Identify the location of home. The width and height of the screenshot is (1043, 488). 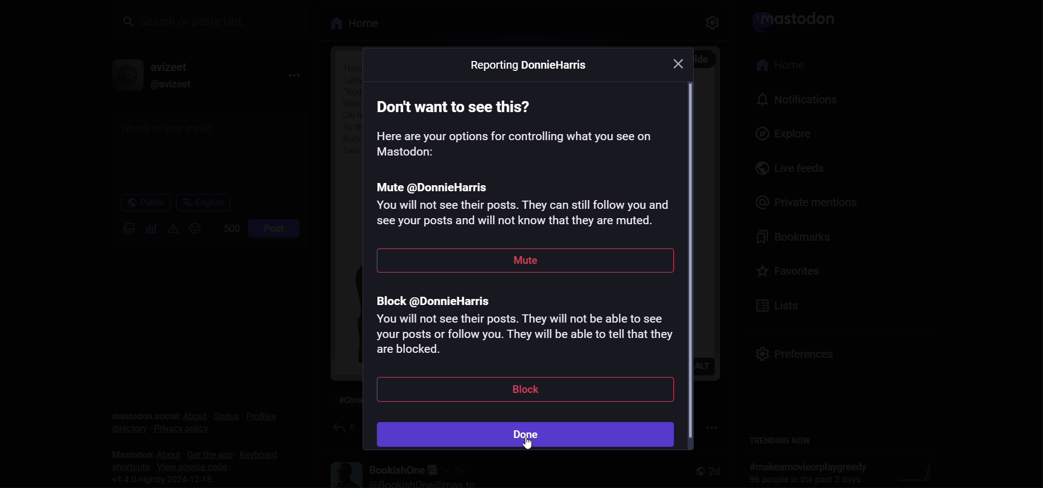
(776, 65).